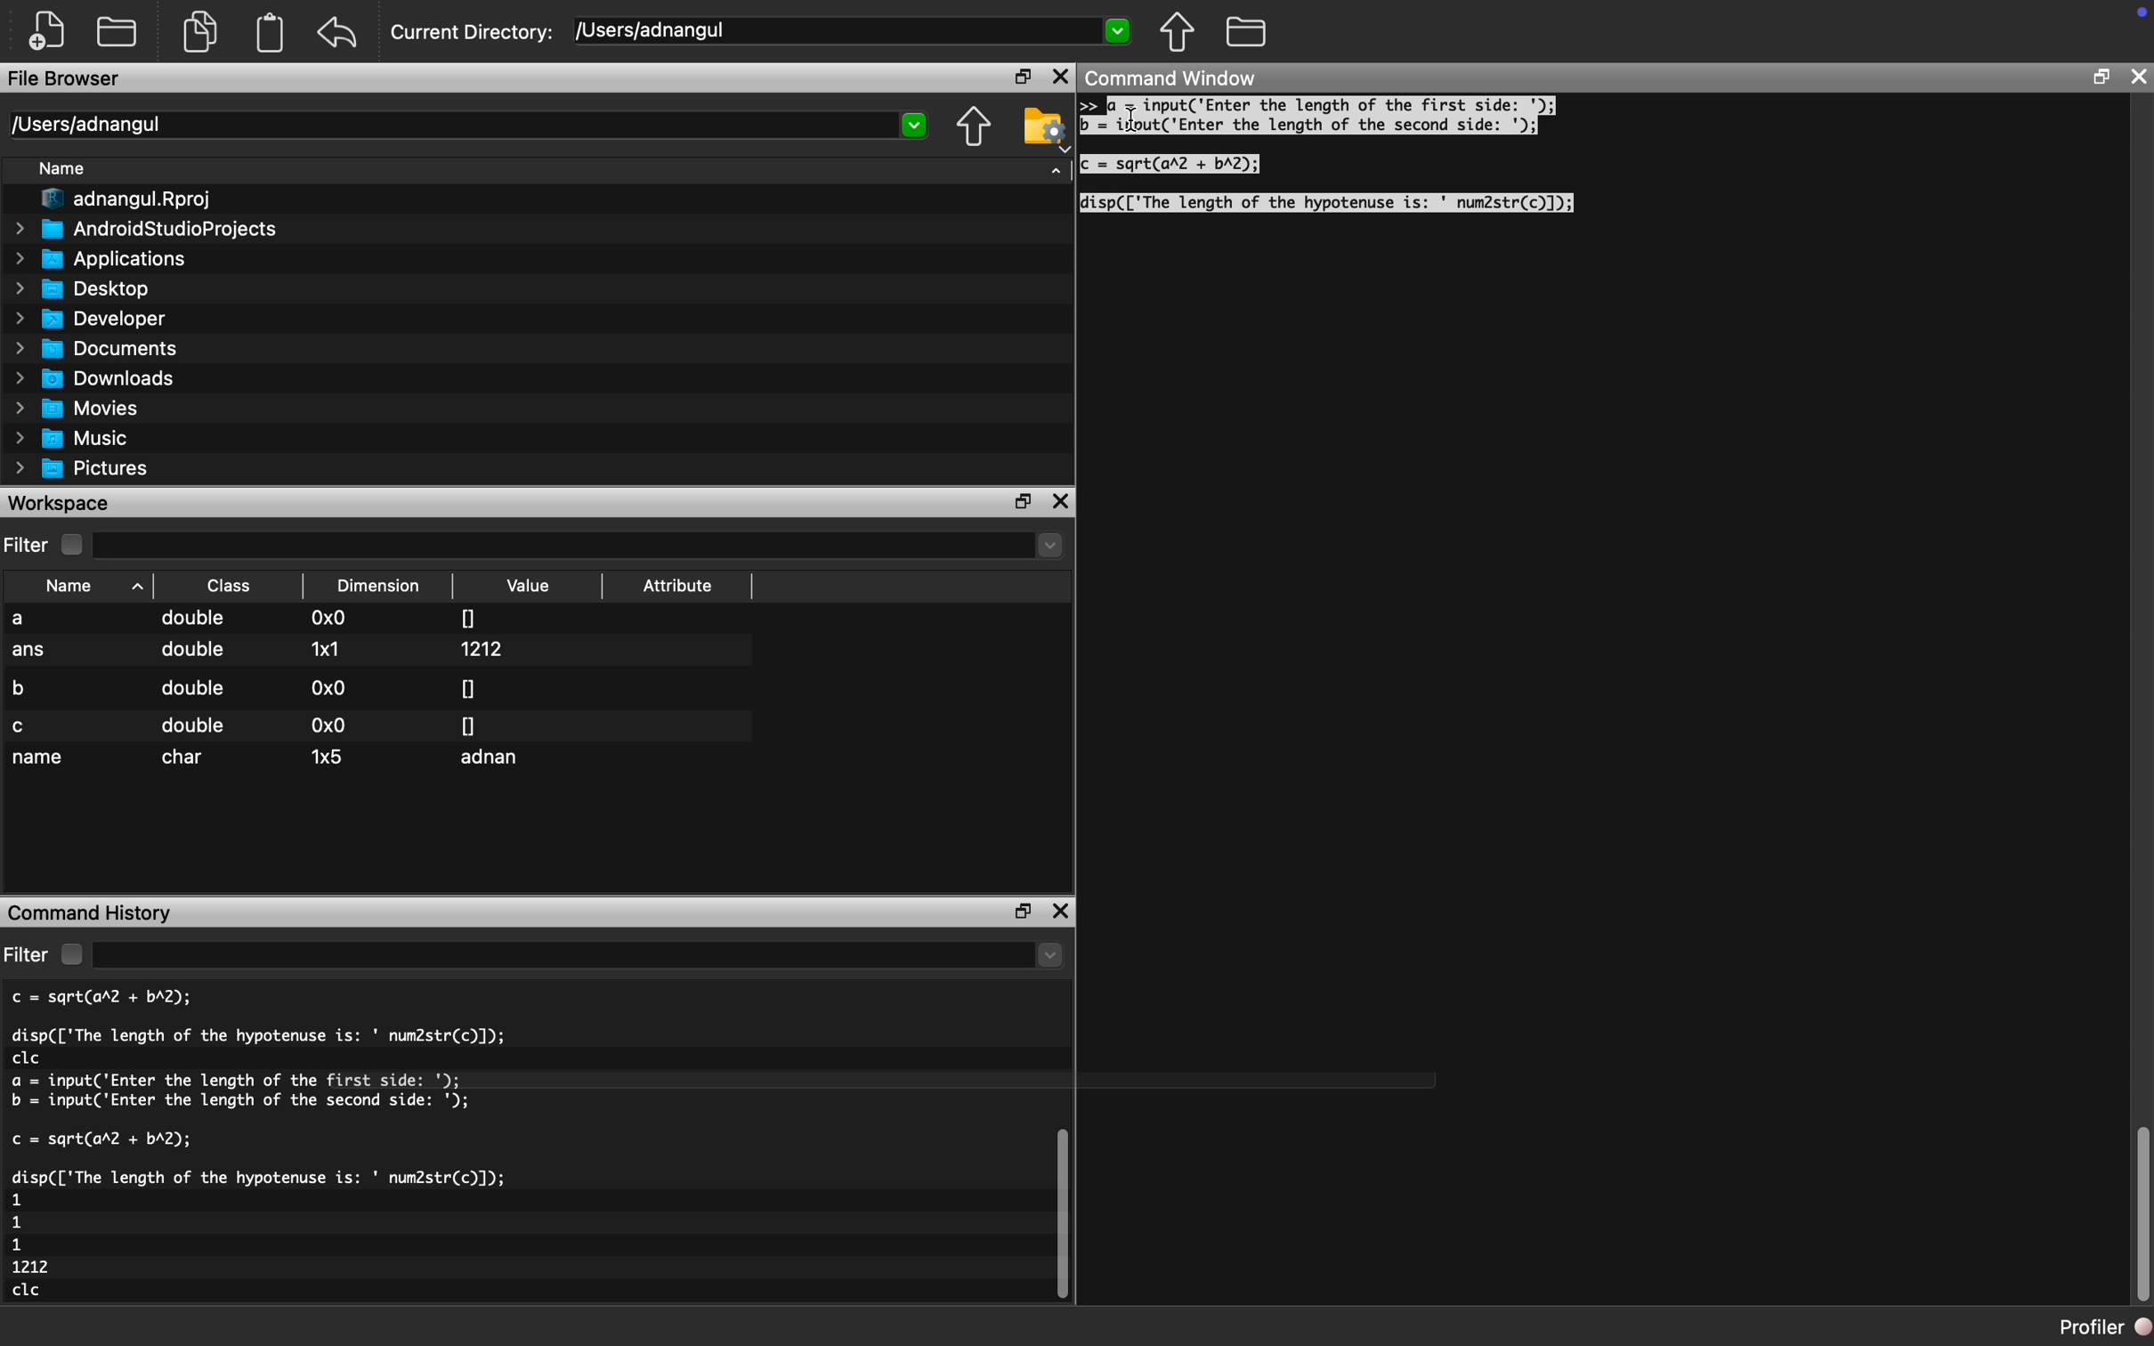 This screenshot has width=2154, height=1346. What do you see at coordinates (190, 688) in the screenshot?
I see `double` at bounding box center [190, 688].